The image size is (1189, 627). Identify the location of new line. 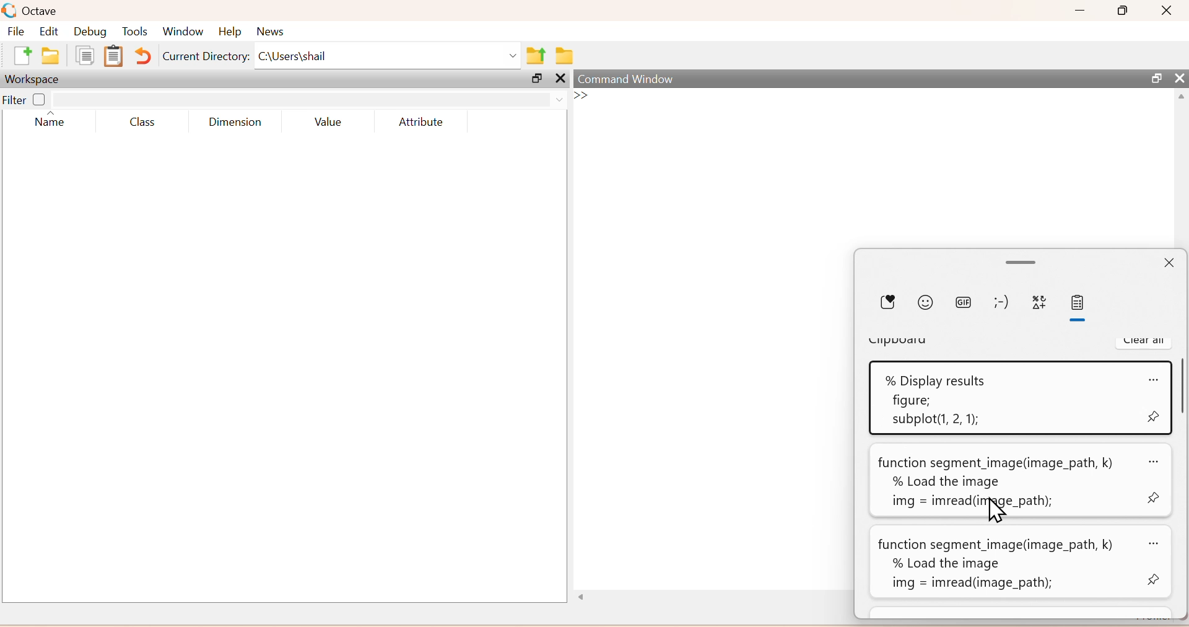
(581, 95).